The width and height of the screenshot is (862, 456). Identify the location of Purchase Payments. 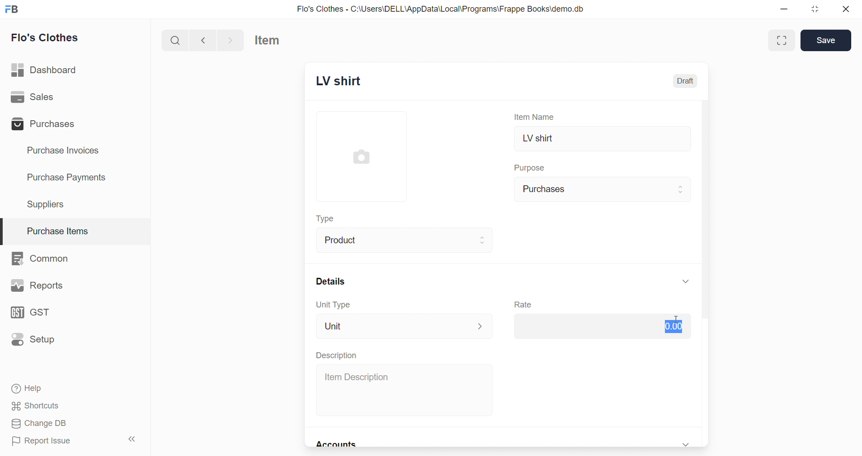
(70, 178).